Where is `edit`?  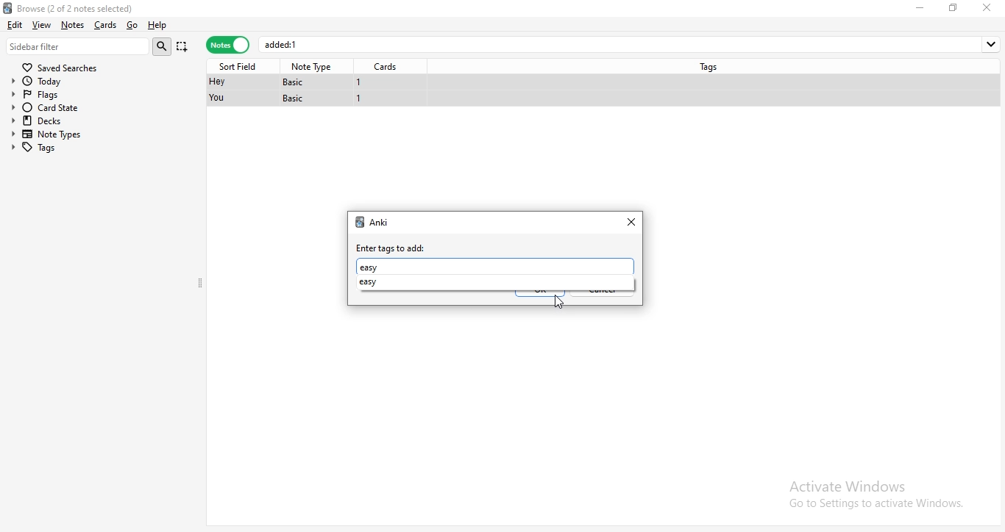 edit is located at coordinates (14, 24).